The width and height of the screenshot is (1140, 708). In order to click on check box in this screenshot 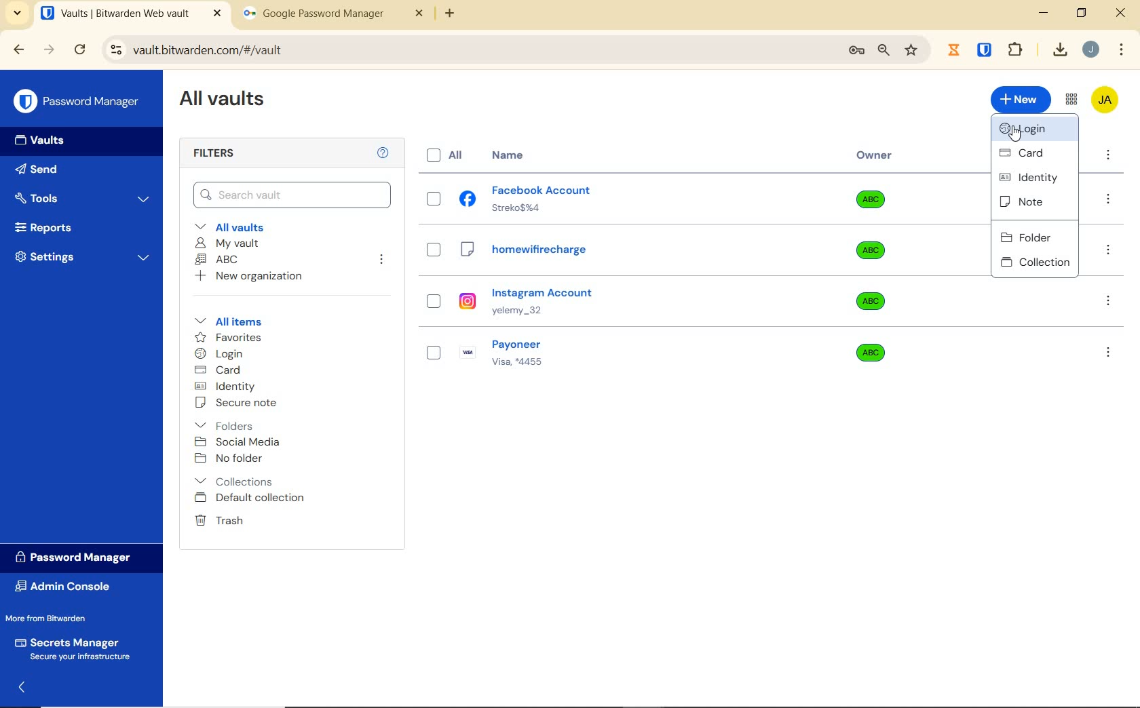, I will do `click(433, 347)`.